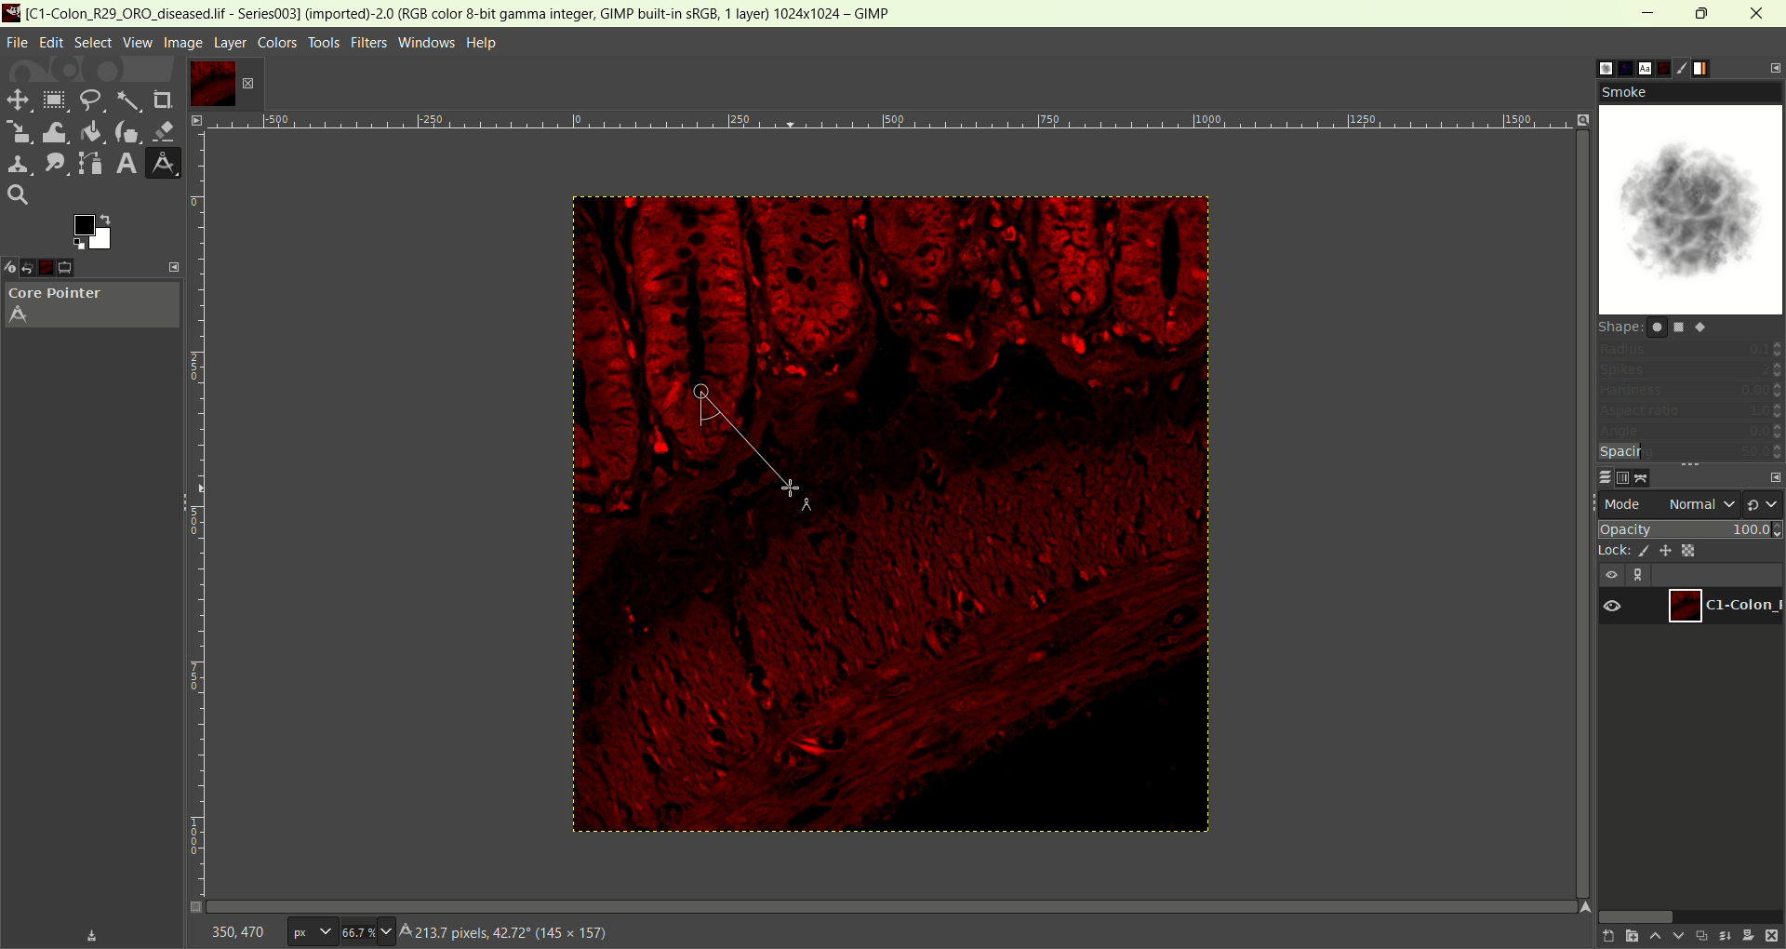 The image size is (1786, 949). What do you see at coordinates (12, 12) in the screenshot?
I see `logo` at bounding box center [12, 12].